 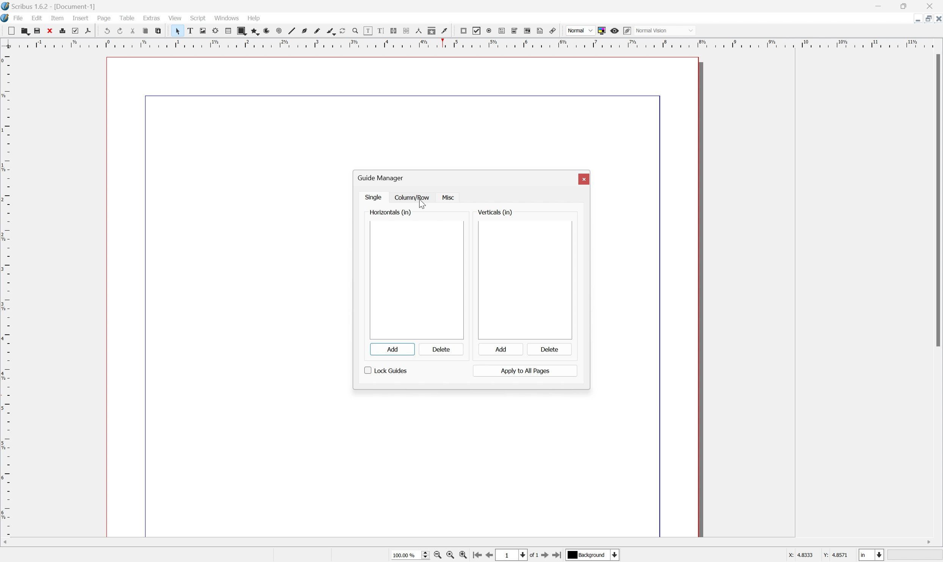 What do you see at coordinates (406, 30) in the screenshot?
I see `unlink text frames` at bounding box center [406, 30].